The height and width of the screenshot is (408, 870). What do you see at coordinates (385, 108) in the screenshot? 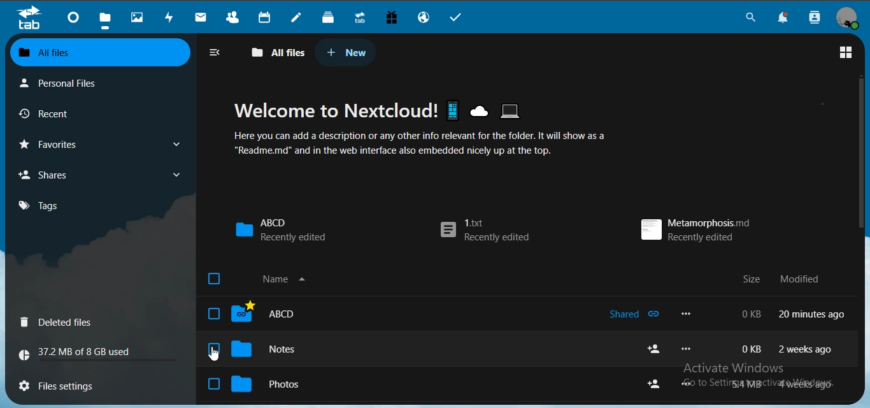
I see `Welcome to Nextcloud!` at bounding box center [385, 108].